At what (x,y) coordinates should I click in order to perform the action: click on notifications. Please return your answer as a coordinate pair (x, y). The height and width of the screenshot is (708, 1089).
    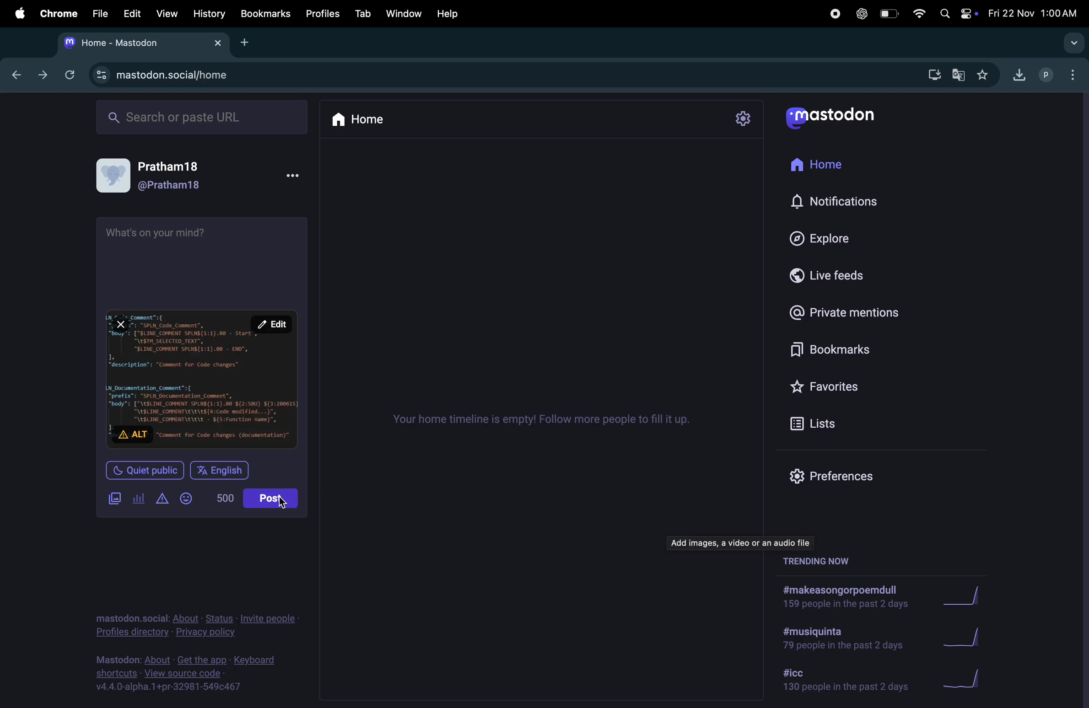
    Looking at the image, I should click on (844, 200).